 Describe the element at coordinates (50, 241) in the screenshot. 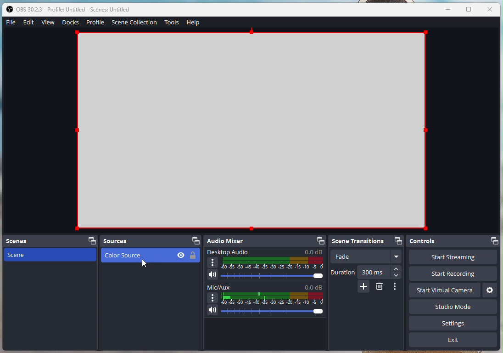

I see `Scenes` at that location.